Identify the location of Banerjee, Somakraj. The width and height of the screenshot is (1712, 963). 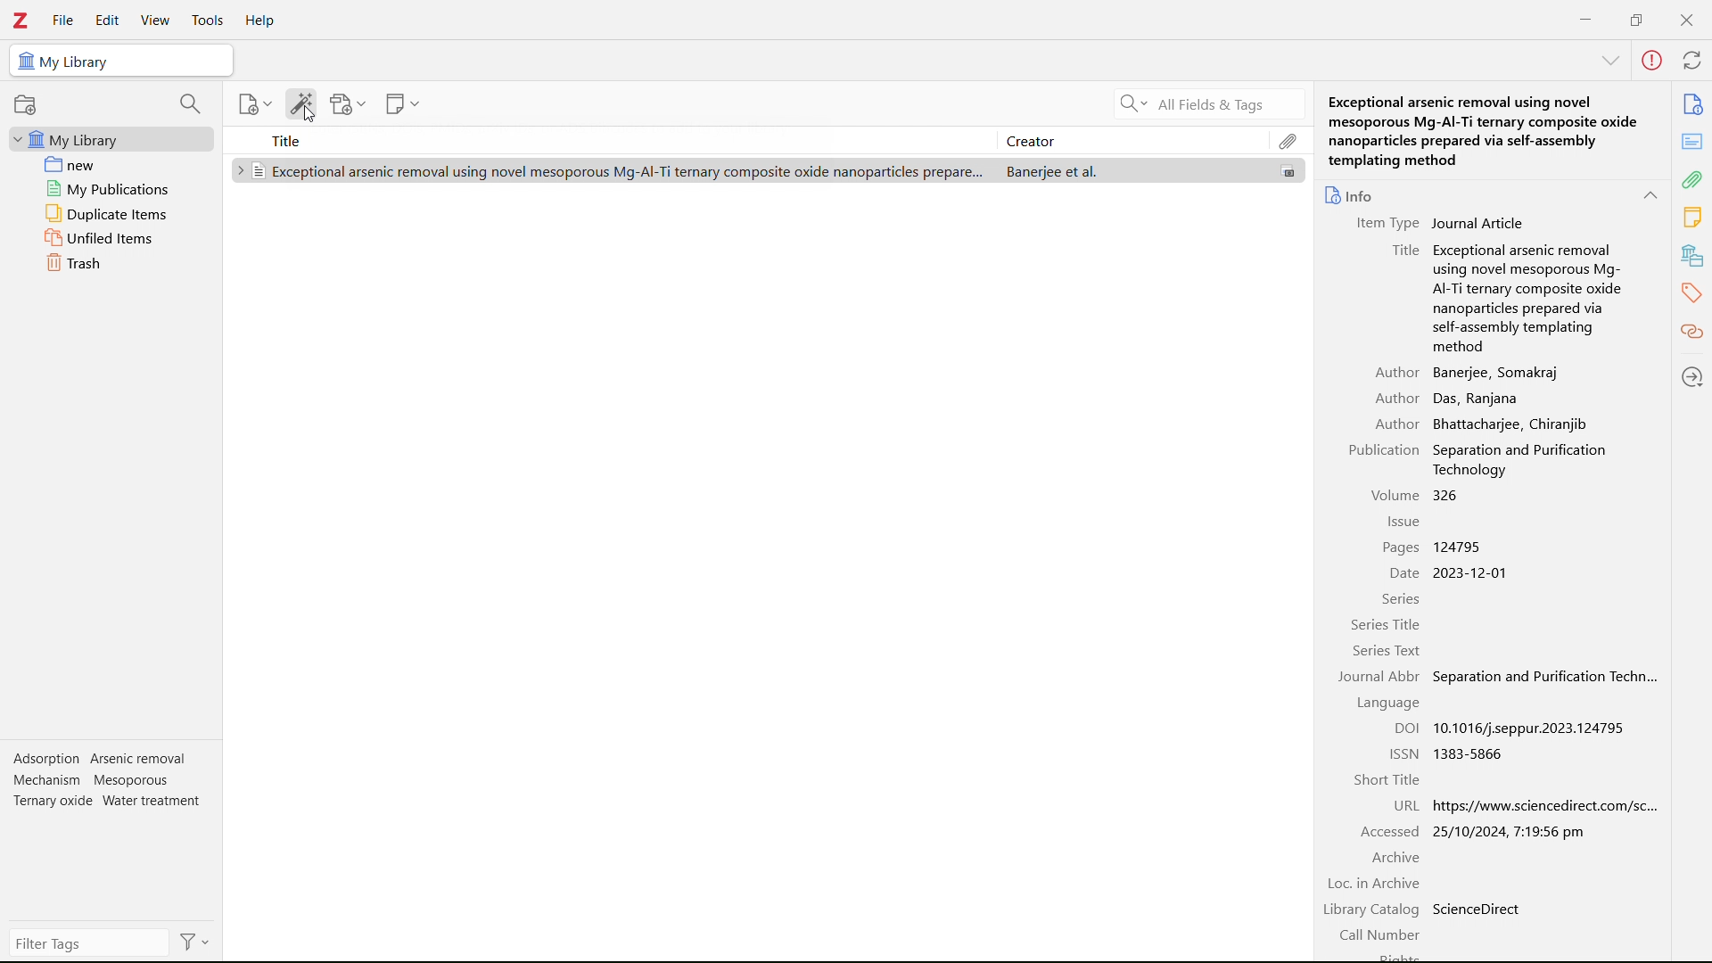
(1498, 373).